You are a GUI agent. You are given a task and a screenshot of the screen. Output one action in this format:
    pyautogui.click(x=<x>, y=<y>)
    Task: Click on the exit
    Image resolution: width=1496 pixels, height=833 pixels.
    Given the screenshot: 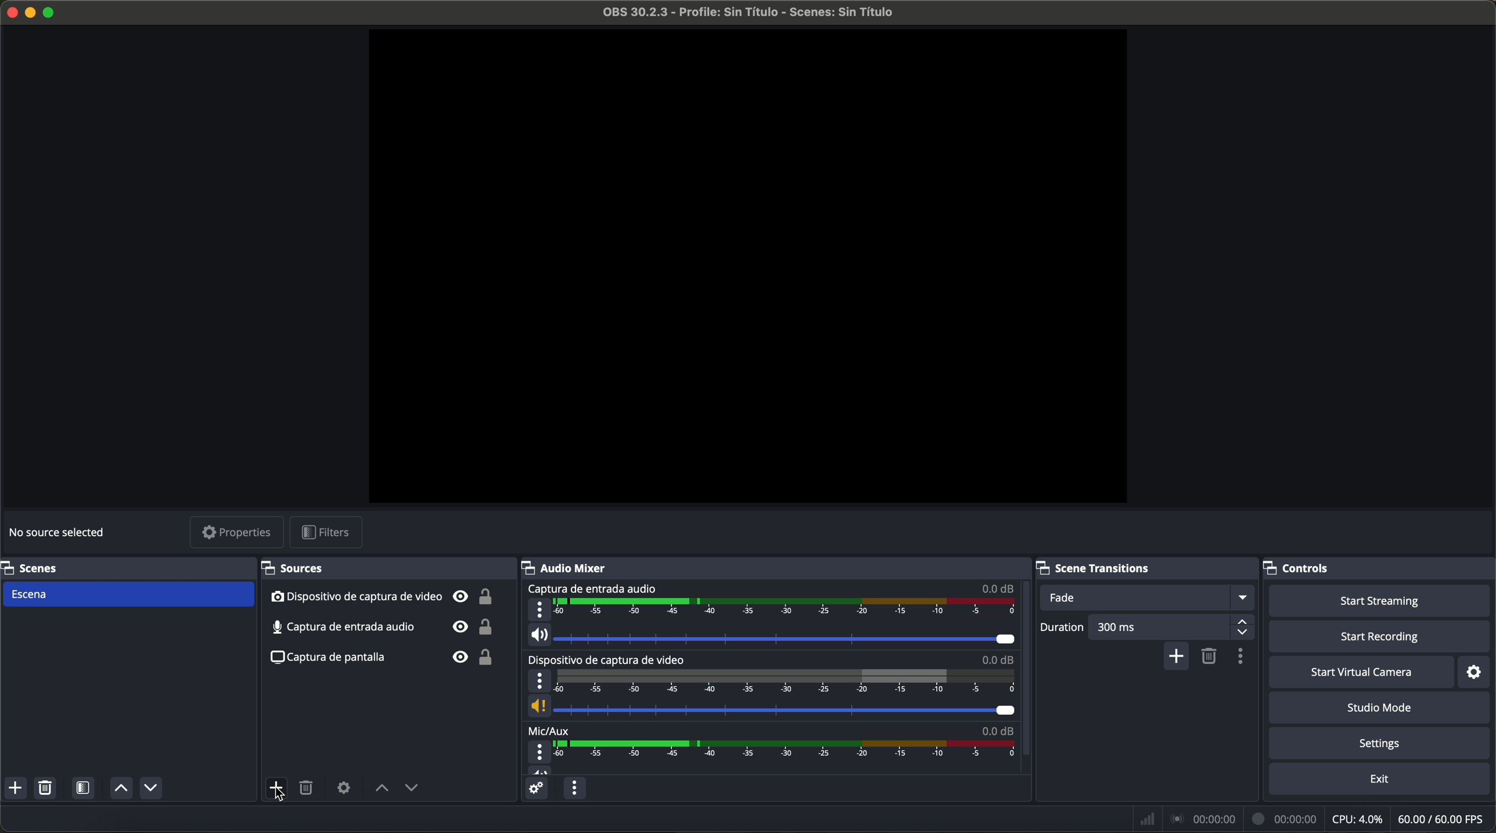 What is the action you would take?
    pyautogui.click(x=1381, y=780)
    